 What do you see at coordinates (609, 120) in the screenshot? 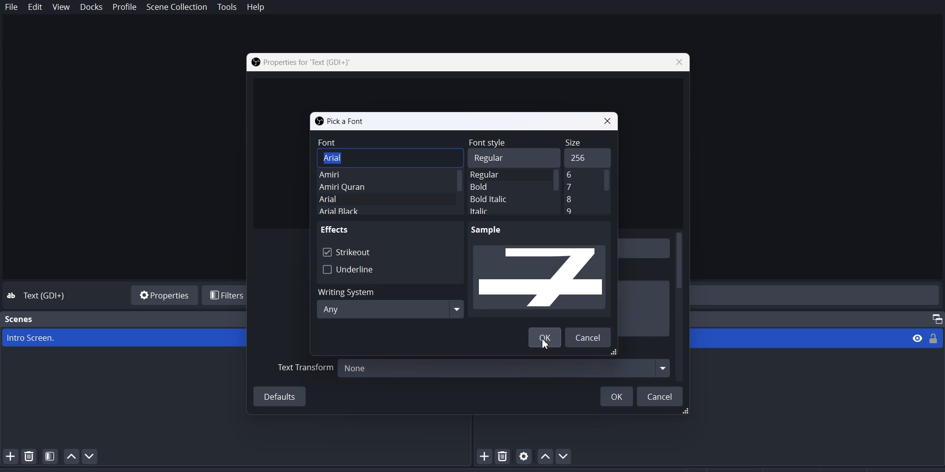
I see `Close` at bounding box center [609, 120].